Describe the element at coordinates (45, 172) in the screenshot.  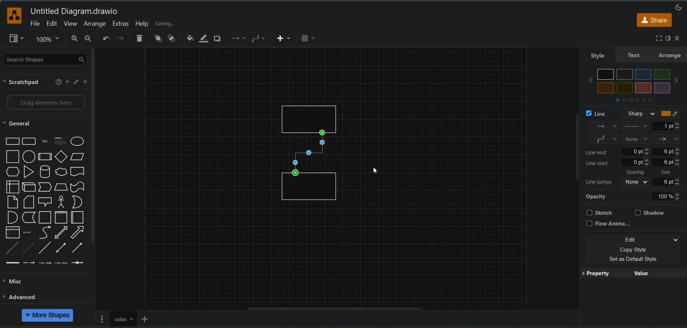
I see `Cylinder` at that location.